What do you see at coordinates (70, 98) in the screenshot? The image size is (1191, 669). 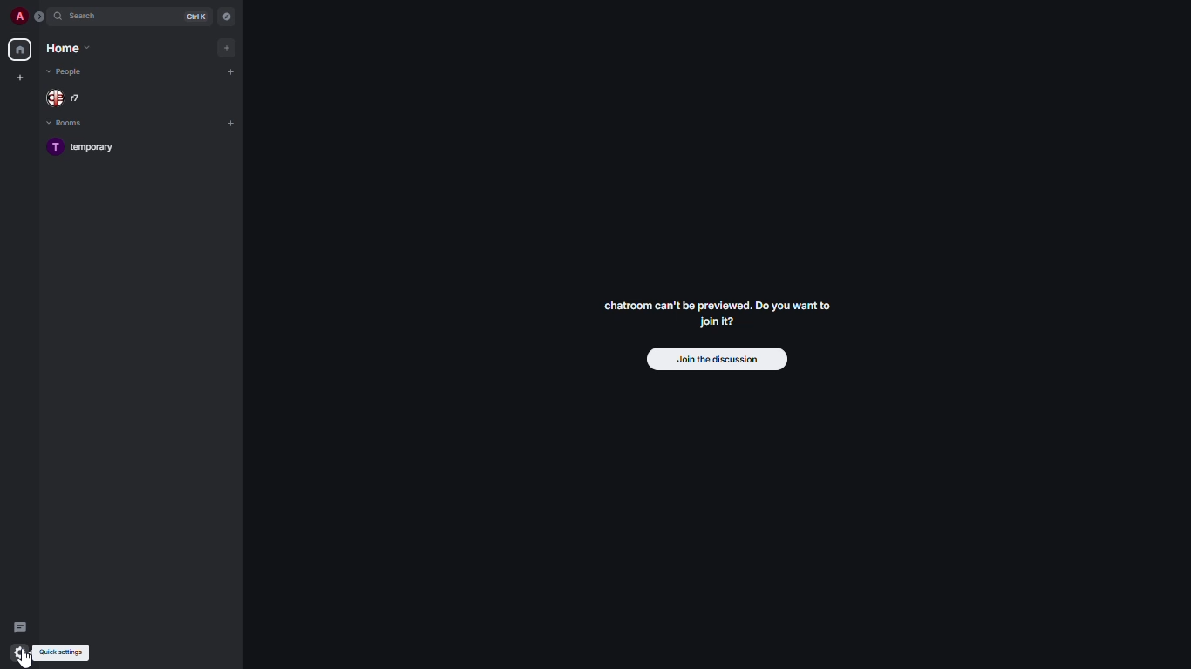 I see `people` at bounding box center [70, 98].